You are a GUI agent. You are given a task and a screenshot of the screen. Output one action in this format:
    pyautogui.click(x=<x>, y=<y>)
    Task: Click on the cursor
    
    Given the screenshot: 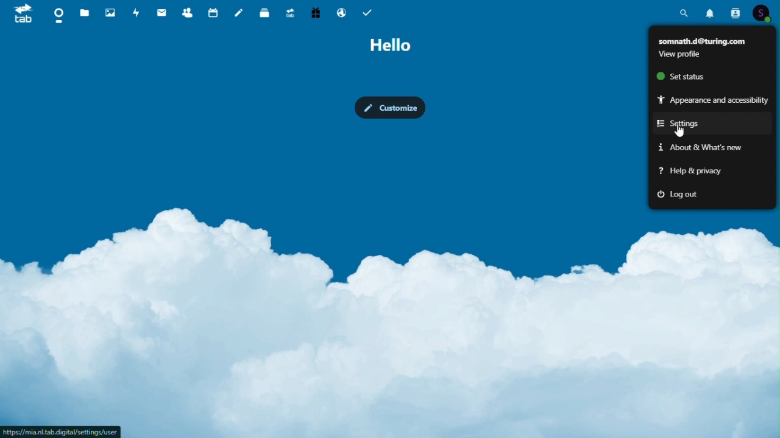 What is the action you would take?
    pyautogui.click(x=680, y=132)
    